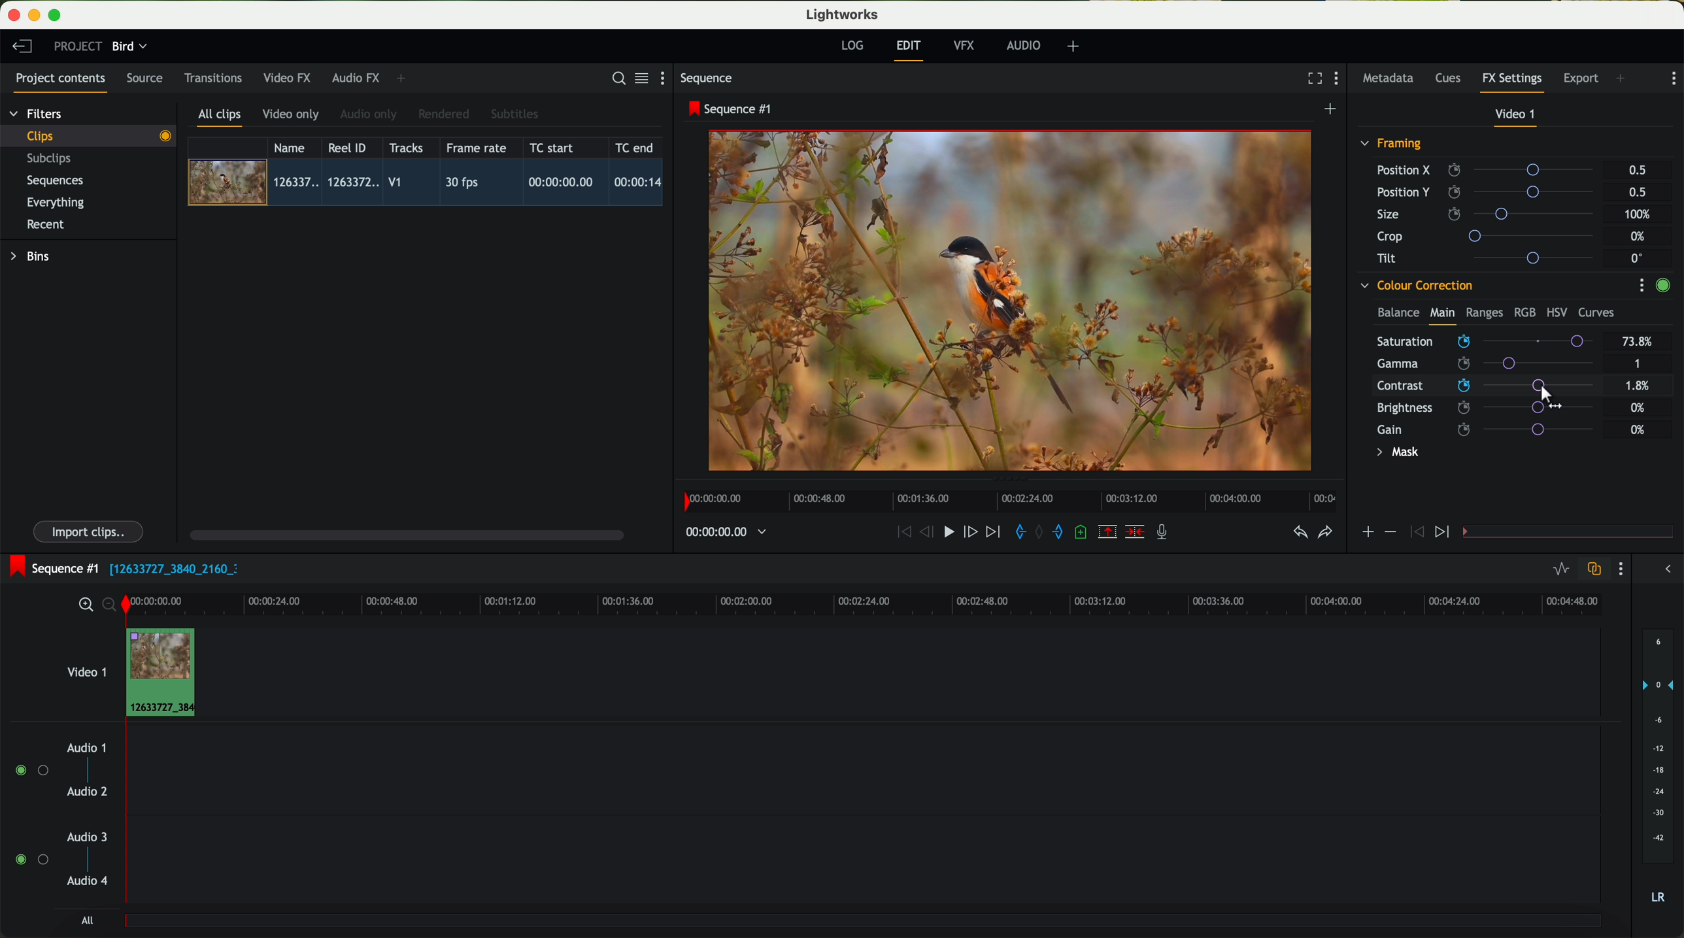  I want to click on all, so click(87, 920).